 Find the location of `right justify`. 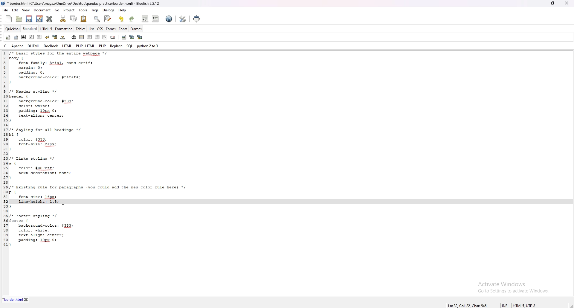

right justify is located at coordinates (98, 37).